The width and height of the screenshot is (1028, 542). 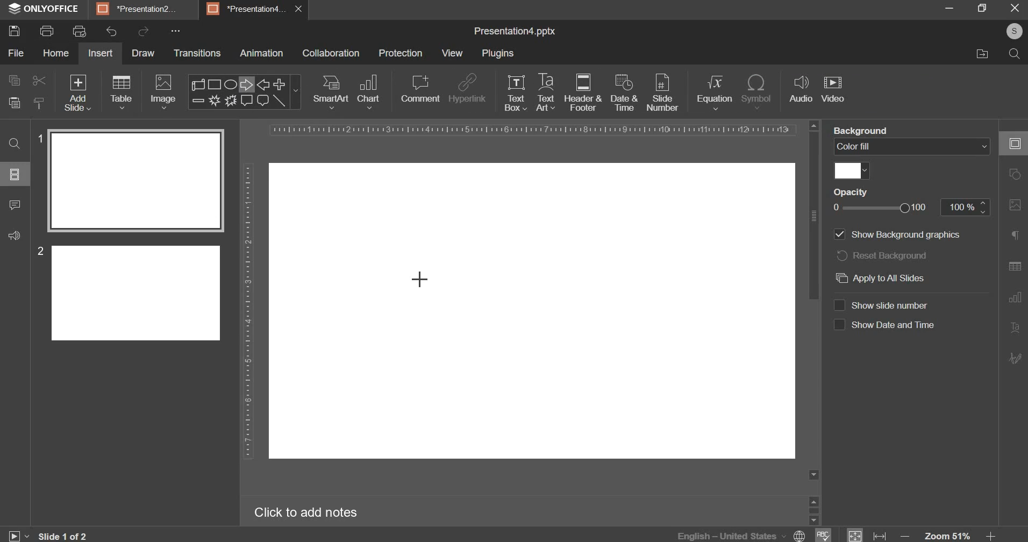 I want to click on show background graphics, so click(x=839, y=233).